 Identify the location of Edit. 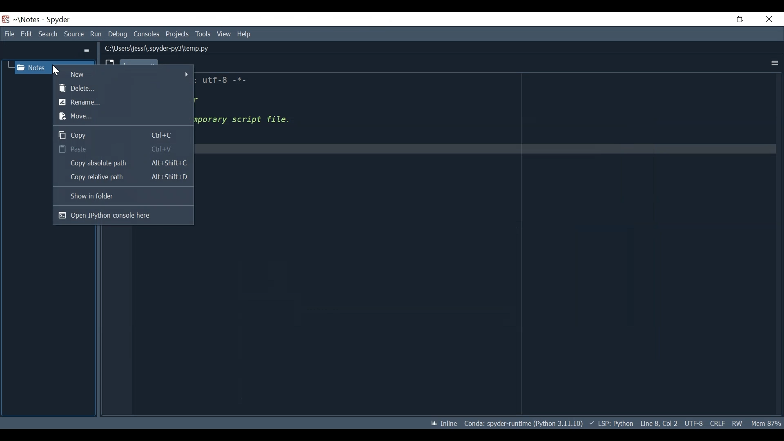
(26, 34).